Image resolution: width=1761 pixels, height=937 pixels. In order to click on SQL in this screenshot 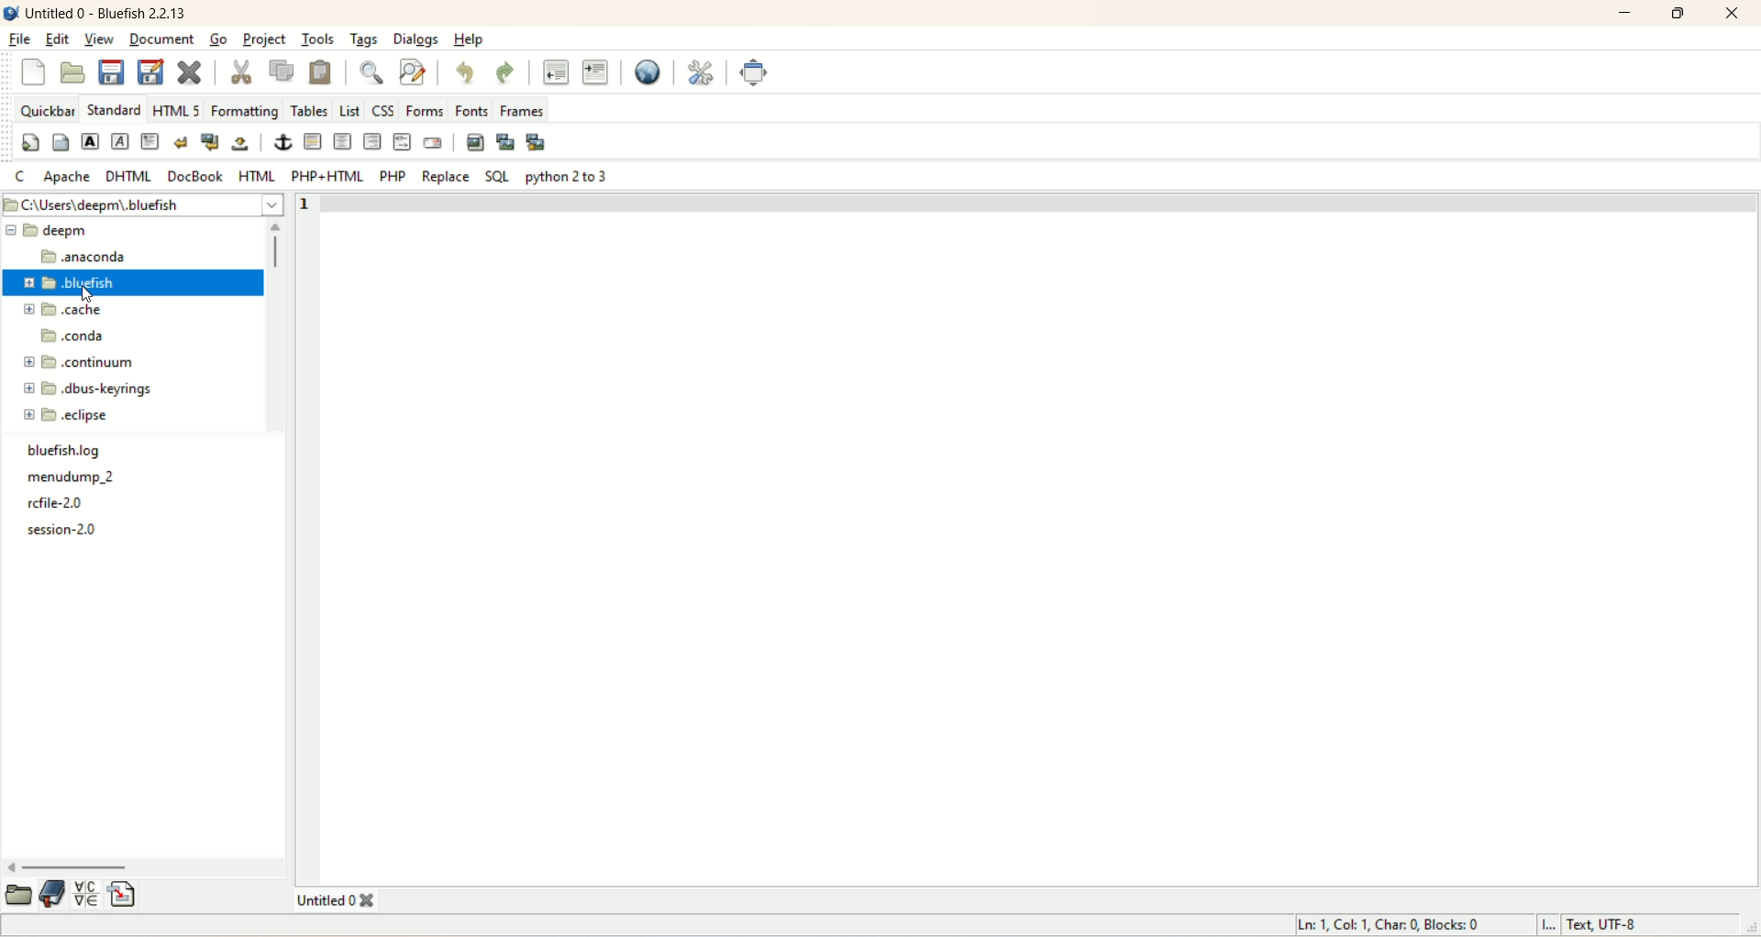, I will do `click(497, 176)`.